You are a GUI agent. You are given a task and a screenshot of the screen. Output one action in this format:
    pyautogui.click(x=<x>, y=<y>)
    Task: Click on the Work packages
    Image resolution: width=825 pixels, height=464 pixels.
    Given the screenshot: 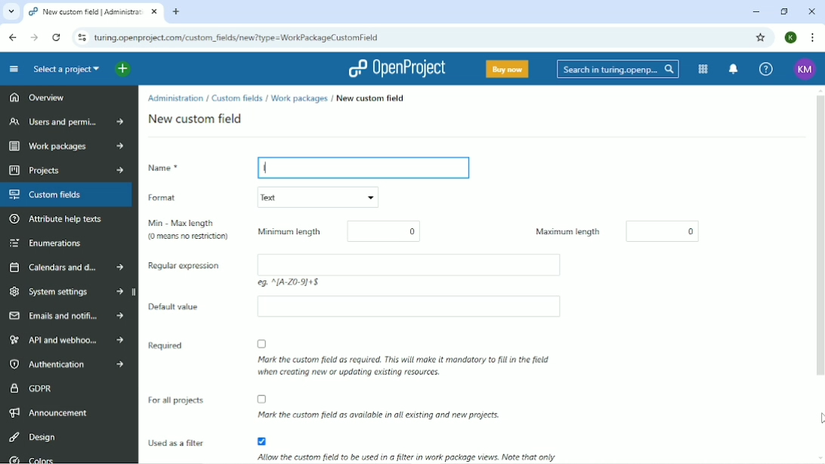 What is the action you would take?
    pyautogui.click(x=64, y=147)
    